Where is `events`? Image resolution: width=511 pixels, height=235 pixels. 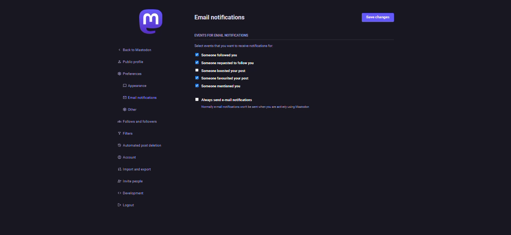 events is located at coordinates (220, 36).